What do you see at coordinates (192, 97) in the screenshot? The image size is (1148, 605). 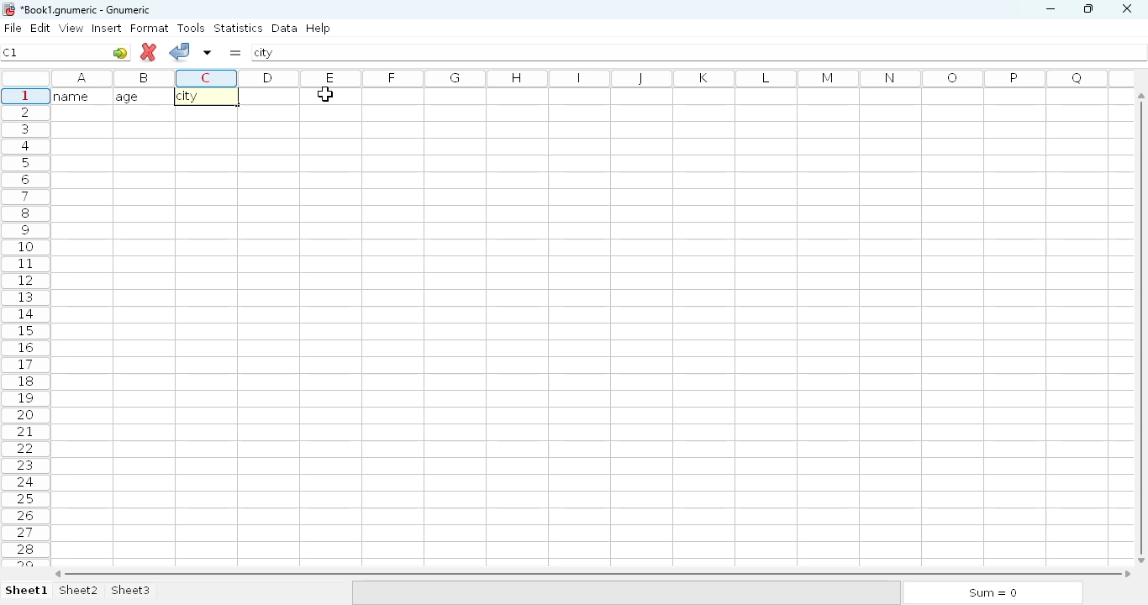 I see `city (heading)` at bounding box center [192, 97].